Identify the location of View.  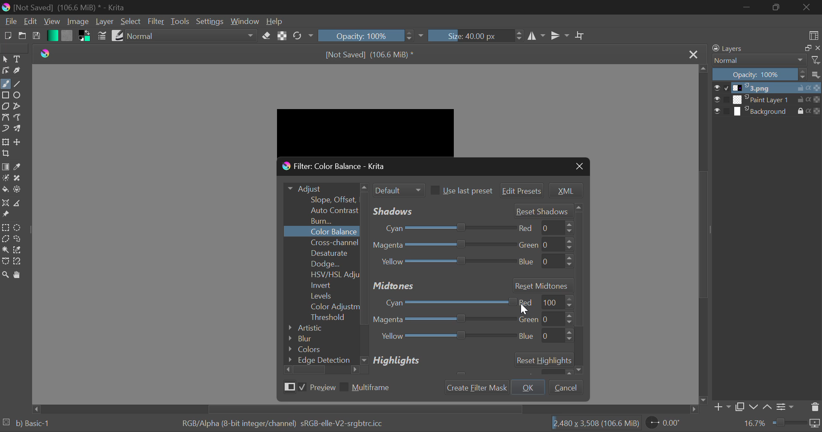
(52, 22).